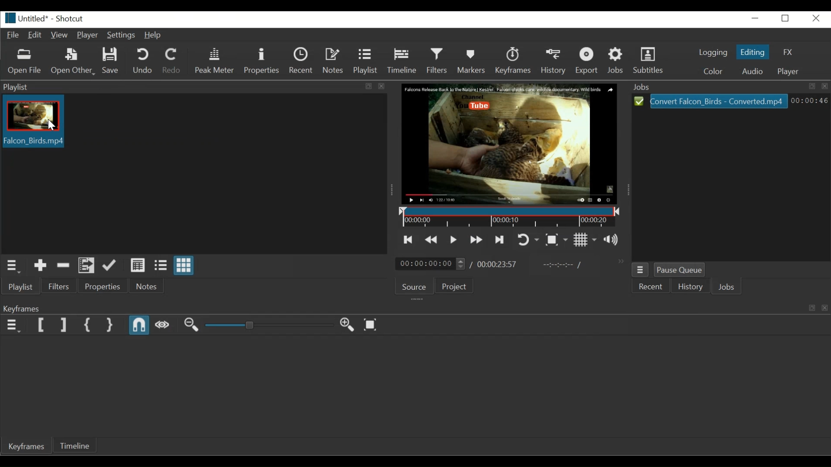  What do you see at coordinates (614, 241) in the screenshot?
I see `Show the volume control` at bounding box center [614, 241].